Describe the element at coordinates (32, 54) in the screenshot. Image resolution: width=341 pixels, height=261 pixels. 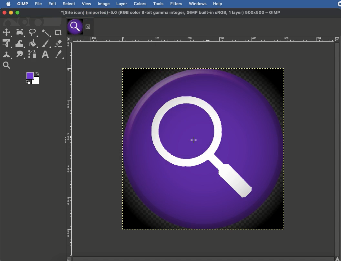
I see `Path` at that location.